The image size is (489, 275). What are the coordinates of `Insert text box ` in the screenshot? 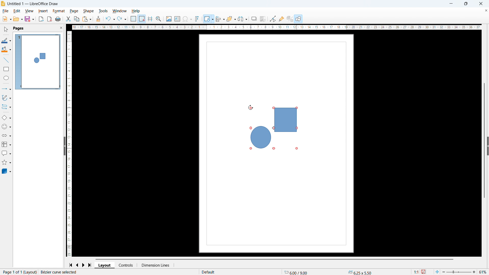 It's located at (177, 19).